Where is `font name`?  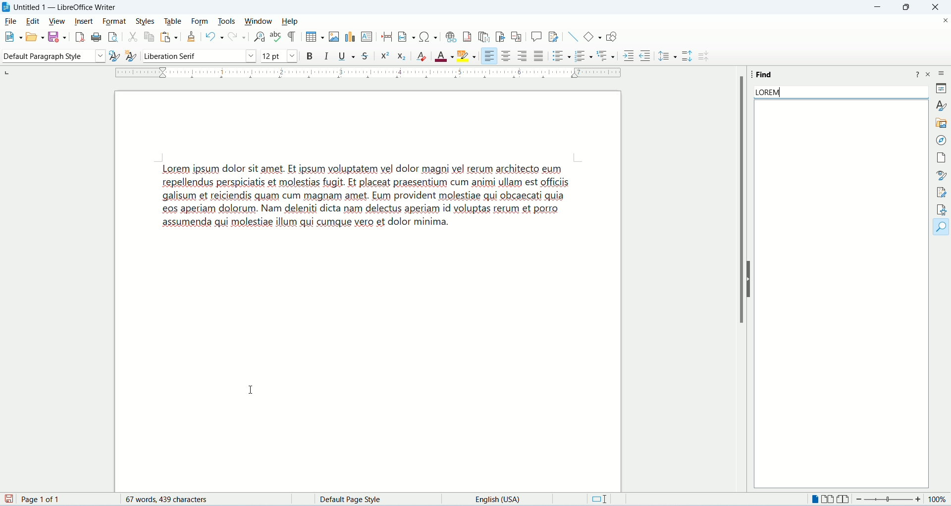 font name is located at coordinates (200, 56).